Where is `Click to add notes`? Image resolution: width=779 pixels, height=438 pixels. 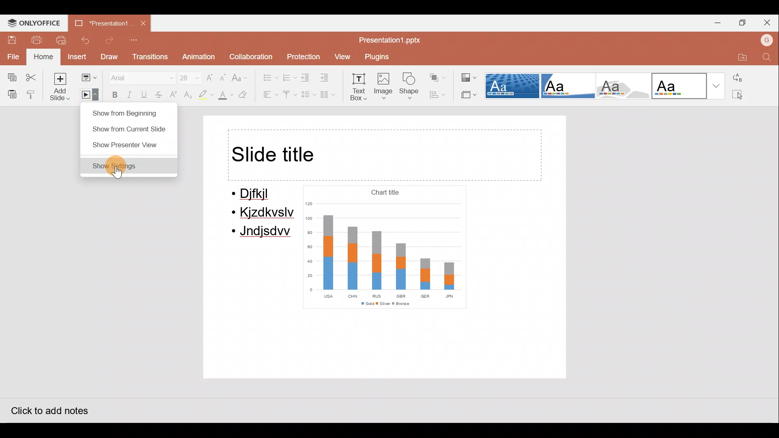 Click to add notes is located at coordinates (49, 410).